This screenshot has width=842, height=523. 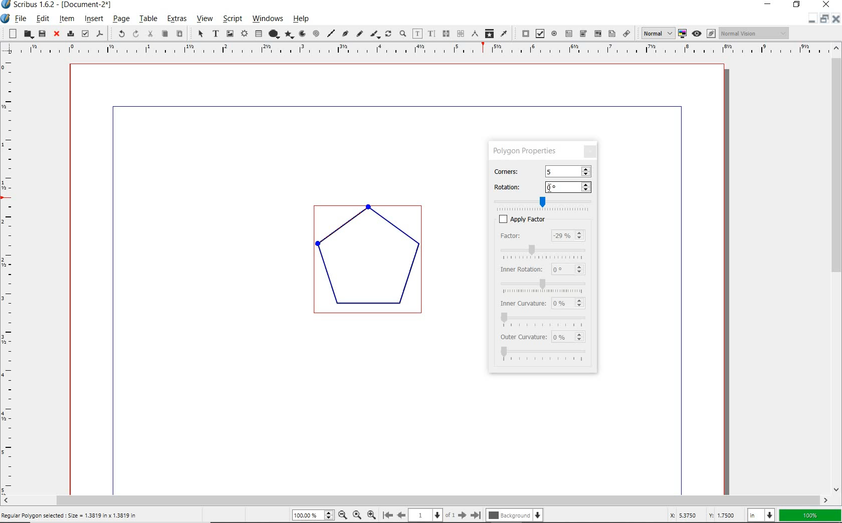 What do you see at coordinates (460, 33) in the screenshot?
I see `unlink text frames` at bounding box center [460, 33].